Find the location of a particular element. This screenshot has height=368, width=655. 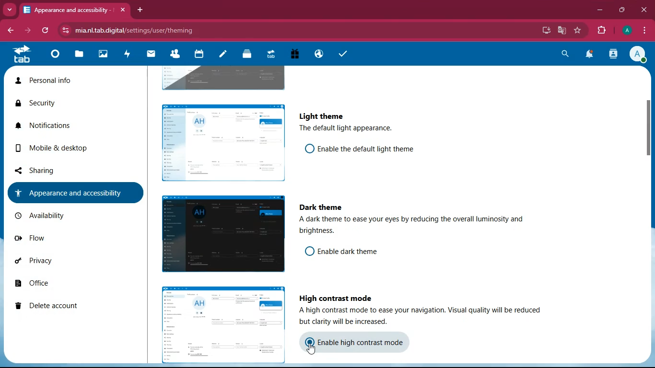

friends is located at coordinates (174, 55).